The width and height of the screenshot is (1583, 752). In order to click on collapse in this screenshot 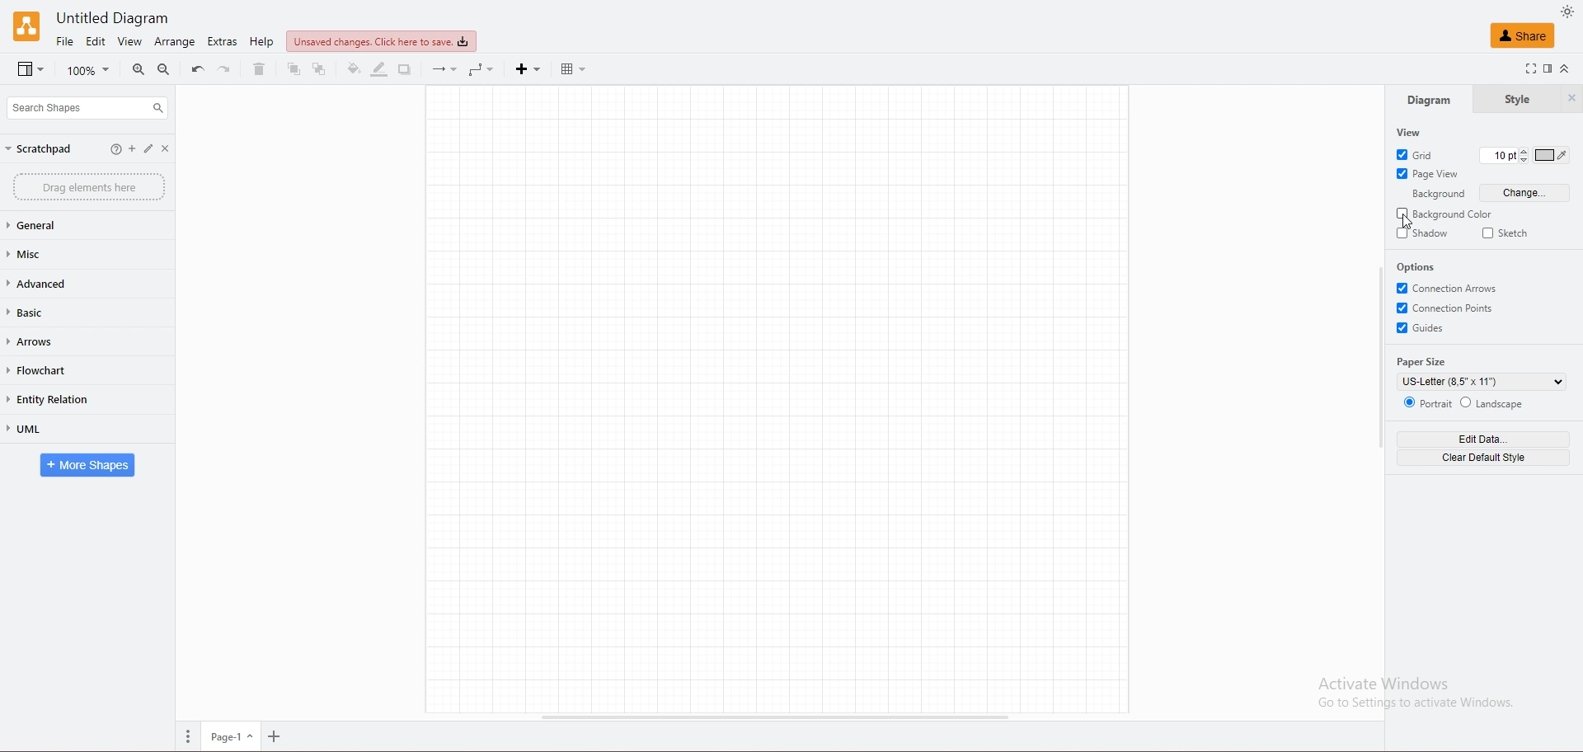, I will do `click(1570, 68)`.